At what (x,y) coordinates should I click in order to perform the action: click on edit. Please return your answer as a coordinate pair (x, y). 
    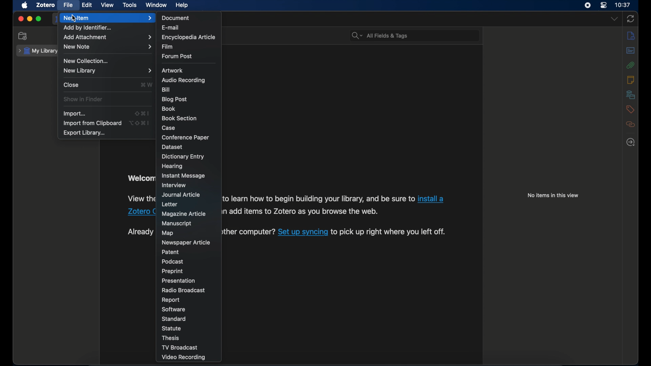
    Looking at the image, I should click on (87, 5).